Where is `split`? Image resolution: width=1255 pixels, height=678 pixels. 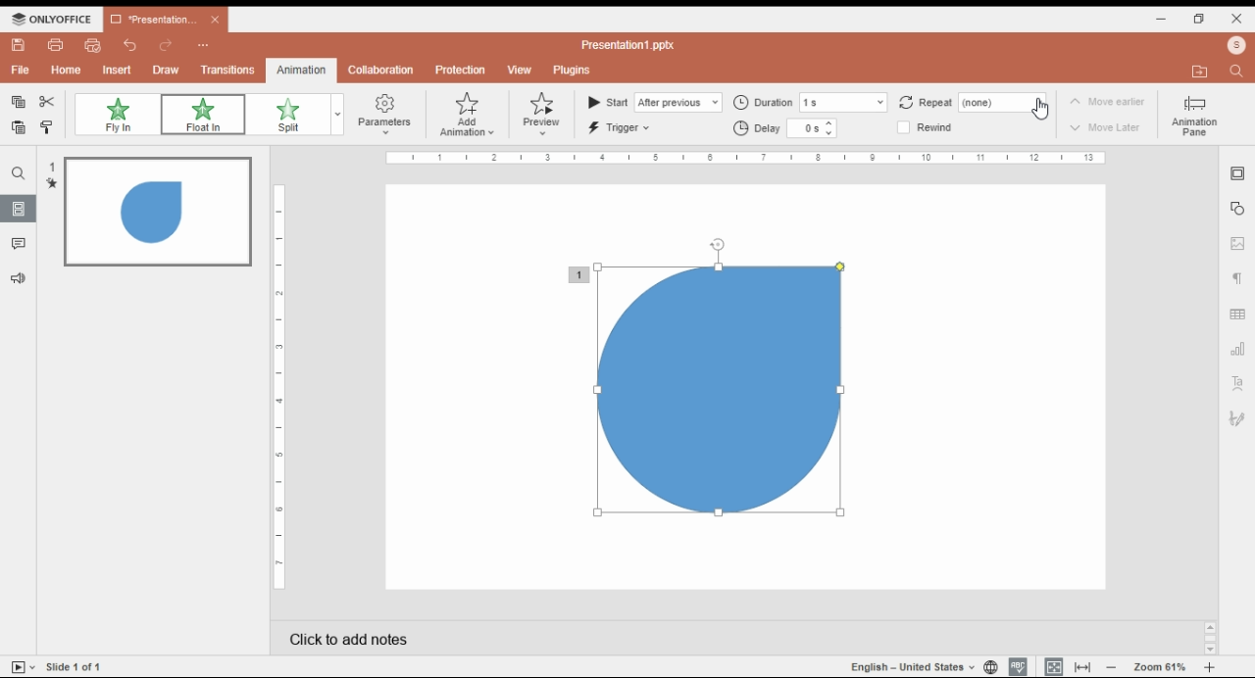
split is located at coordinates (286, 116).